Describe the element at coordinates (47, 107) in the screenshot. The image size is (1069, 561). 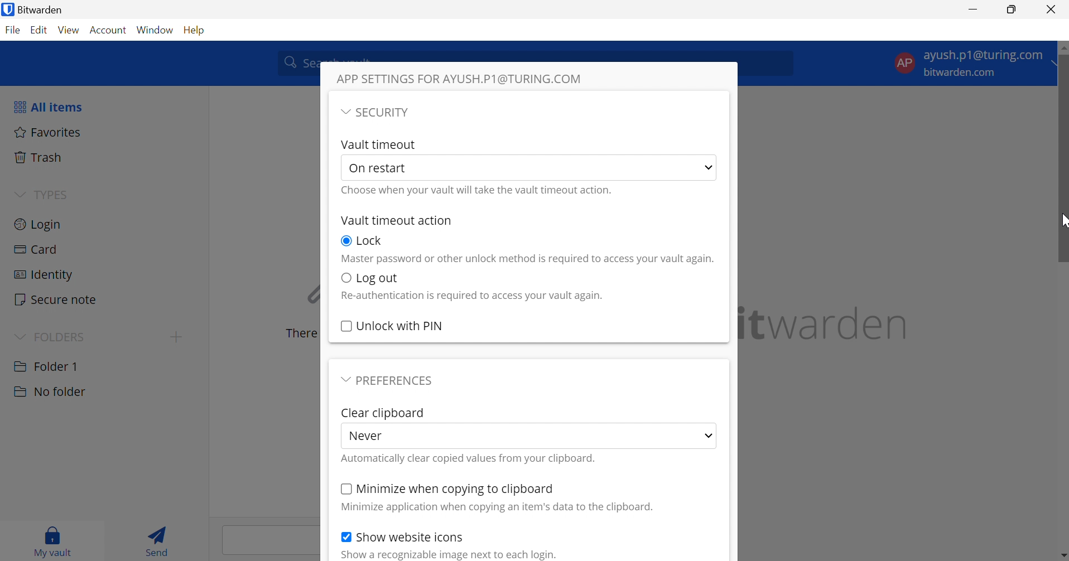
I see `All items` at that location.